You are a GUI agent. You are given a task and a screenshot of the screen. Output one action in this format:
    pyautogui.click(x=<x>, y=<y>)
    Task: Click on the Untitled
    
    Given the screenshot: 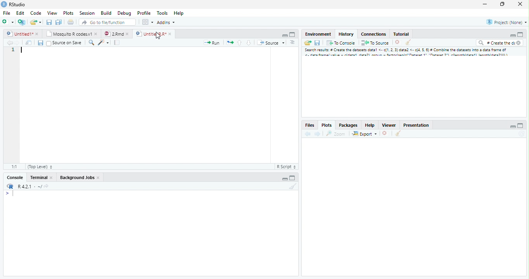 What is the action you would take?
    pyautogui.click(x=24, y=33)
    